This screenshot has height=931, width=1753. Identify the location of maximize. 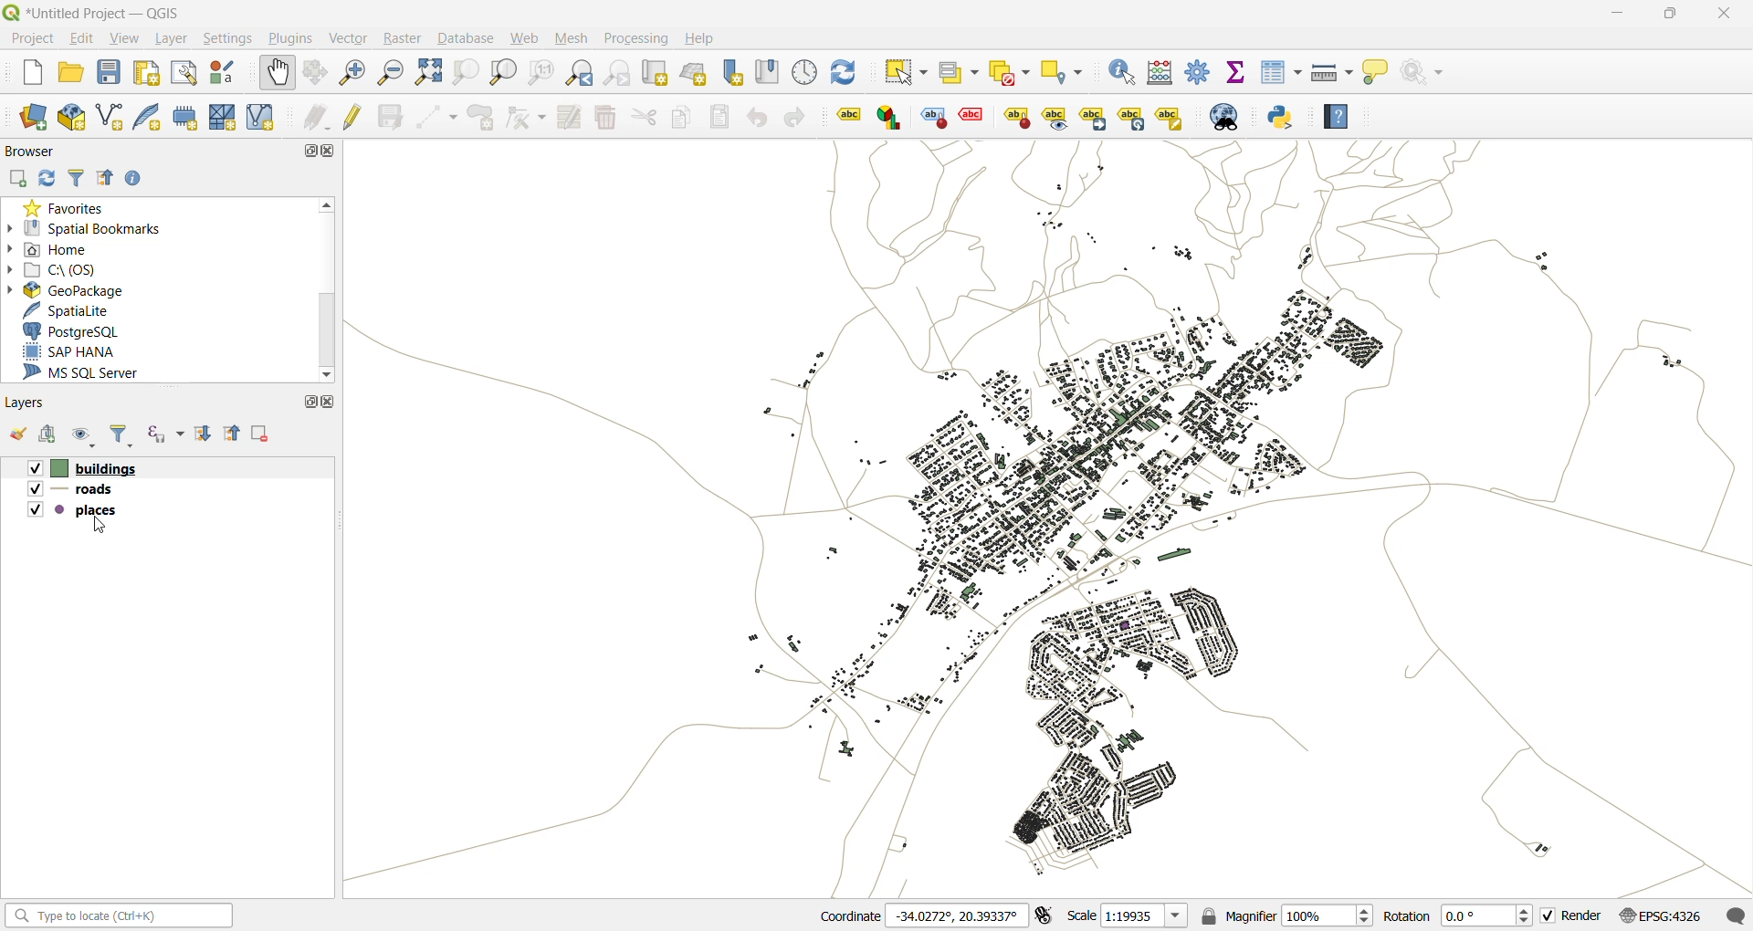
(310, 403).